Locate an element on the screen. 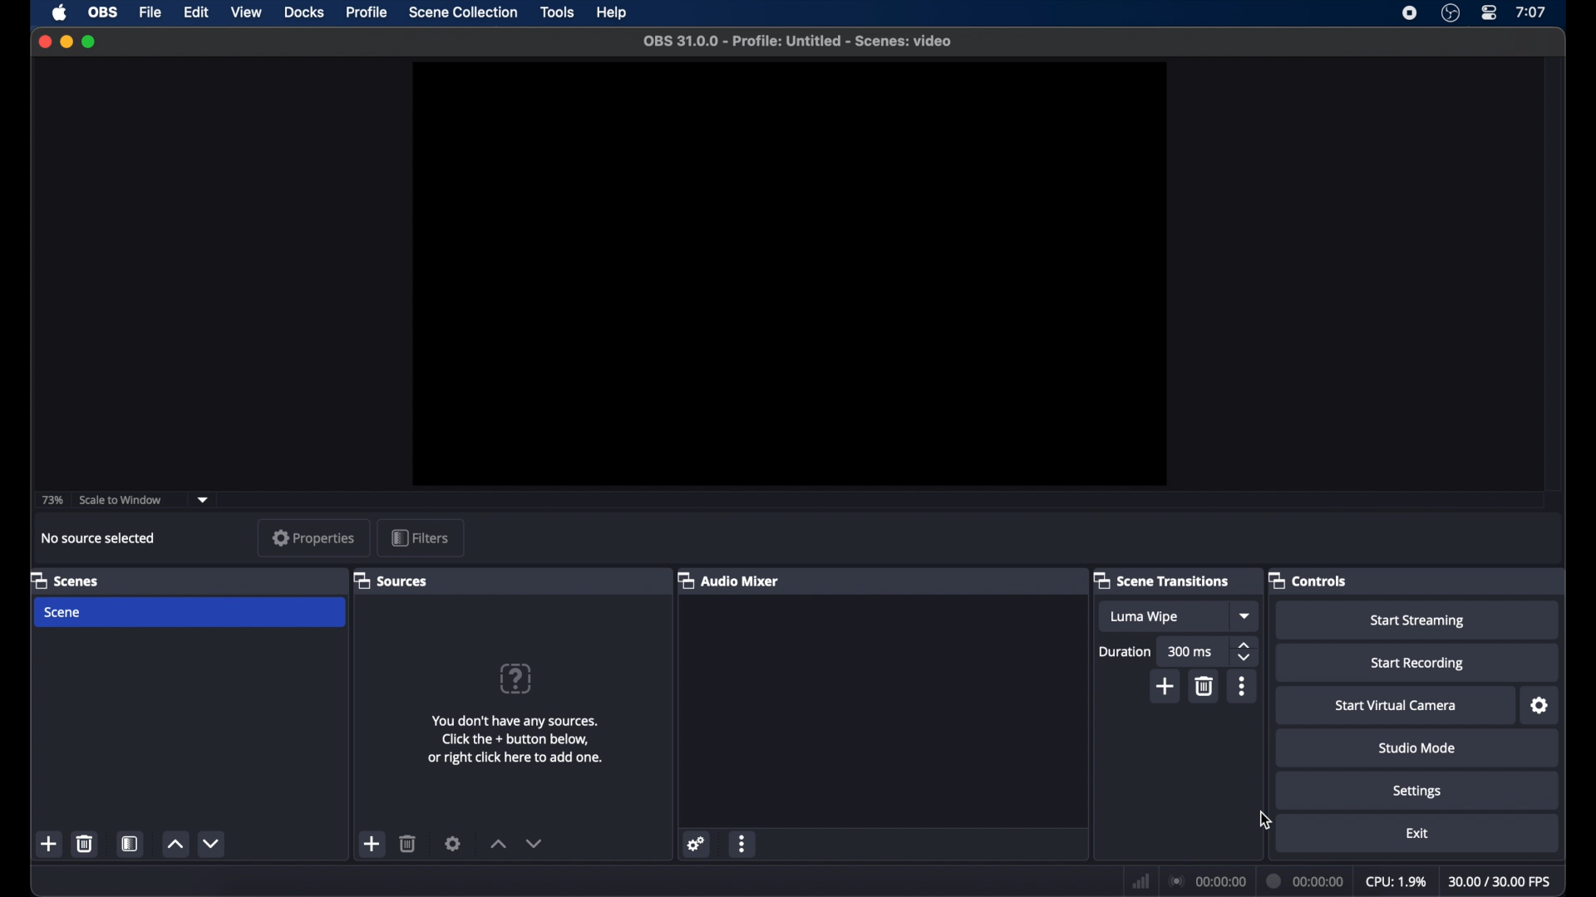 The height and width of the screenshot is (897, 1596). no source selected is located at coordinates (98, 539).